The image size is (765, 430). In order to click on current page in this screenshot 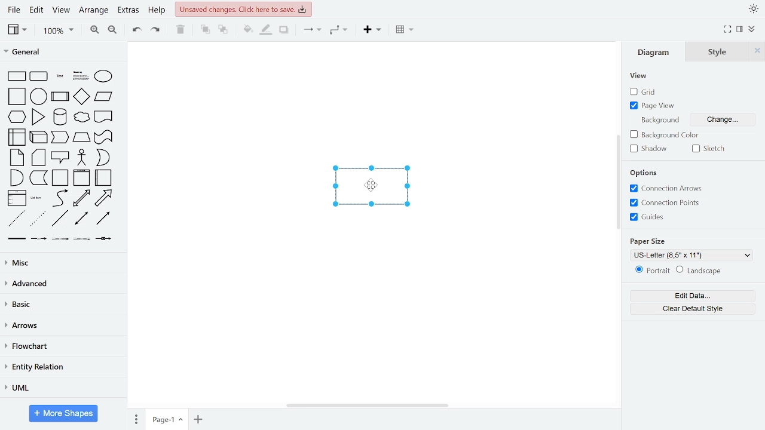, I will do `click(166, 420)`.